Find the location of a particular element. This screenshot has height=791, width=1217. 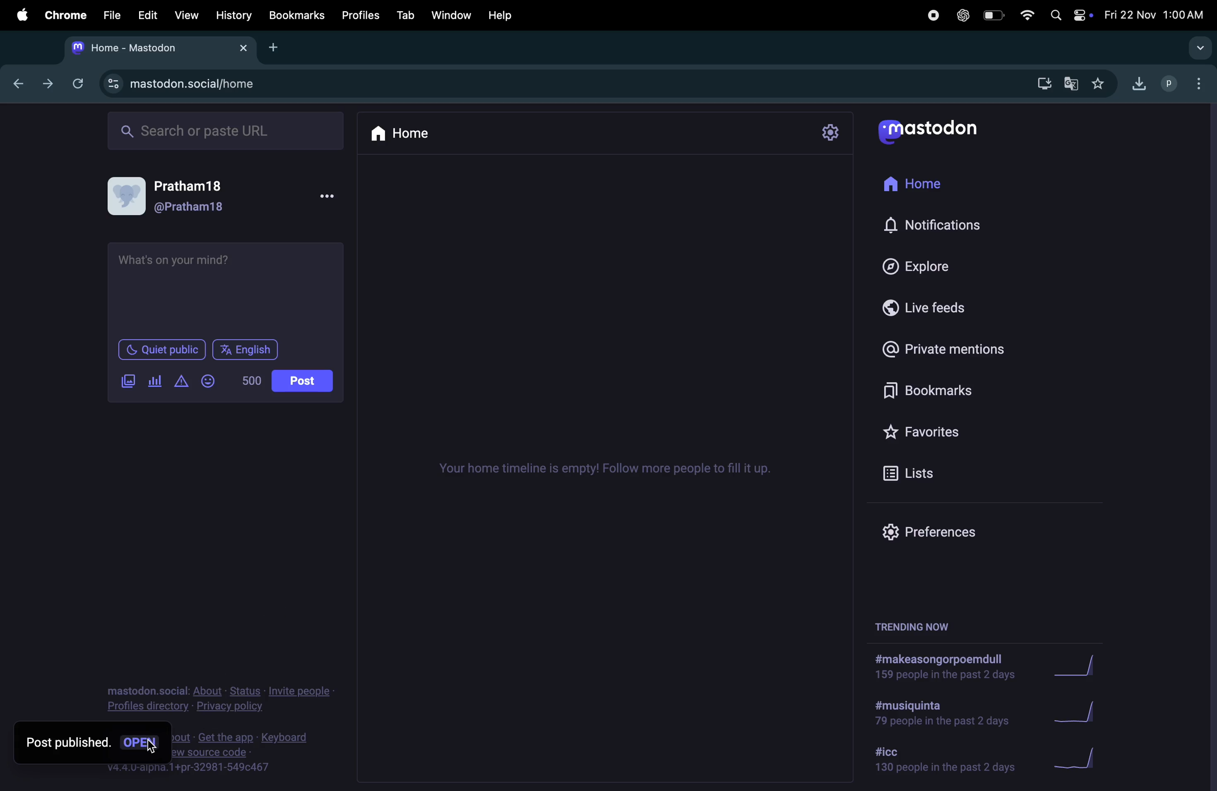

hashtags is located at coordinates (940, 714).